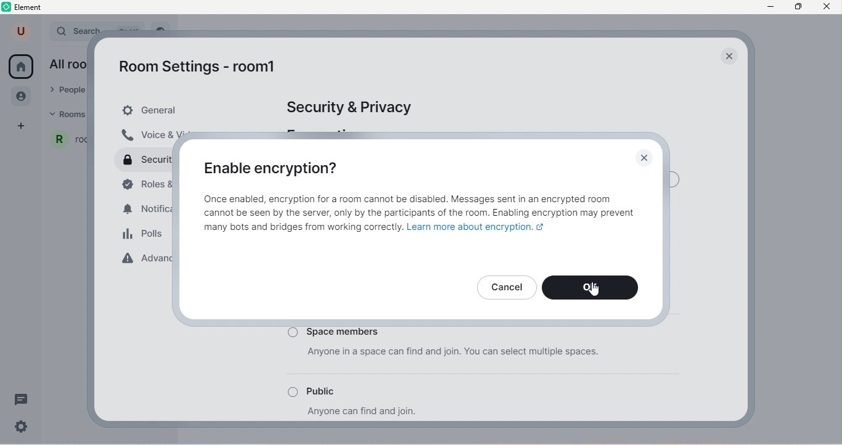  I want to click on threads, so click(20, 398).